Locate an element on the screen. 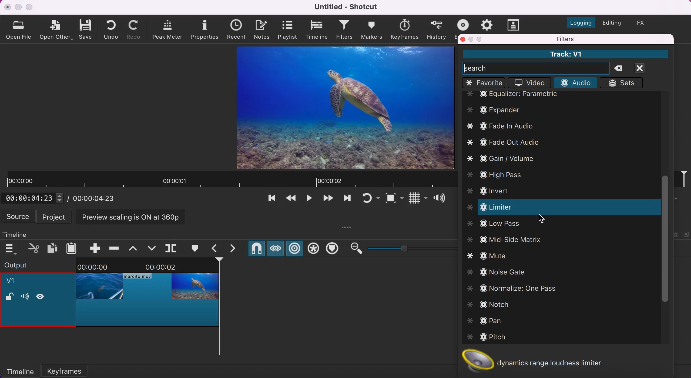 The height and width of the screenshot is (378, 691). cursor is located at coordinates (542, 218).